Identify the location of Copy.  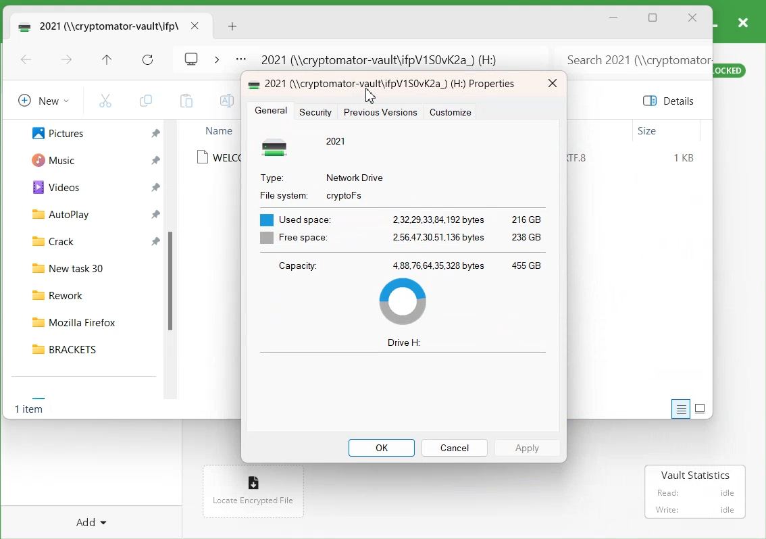
(145, 101).